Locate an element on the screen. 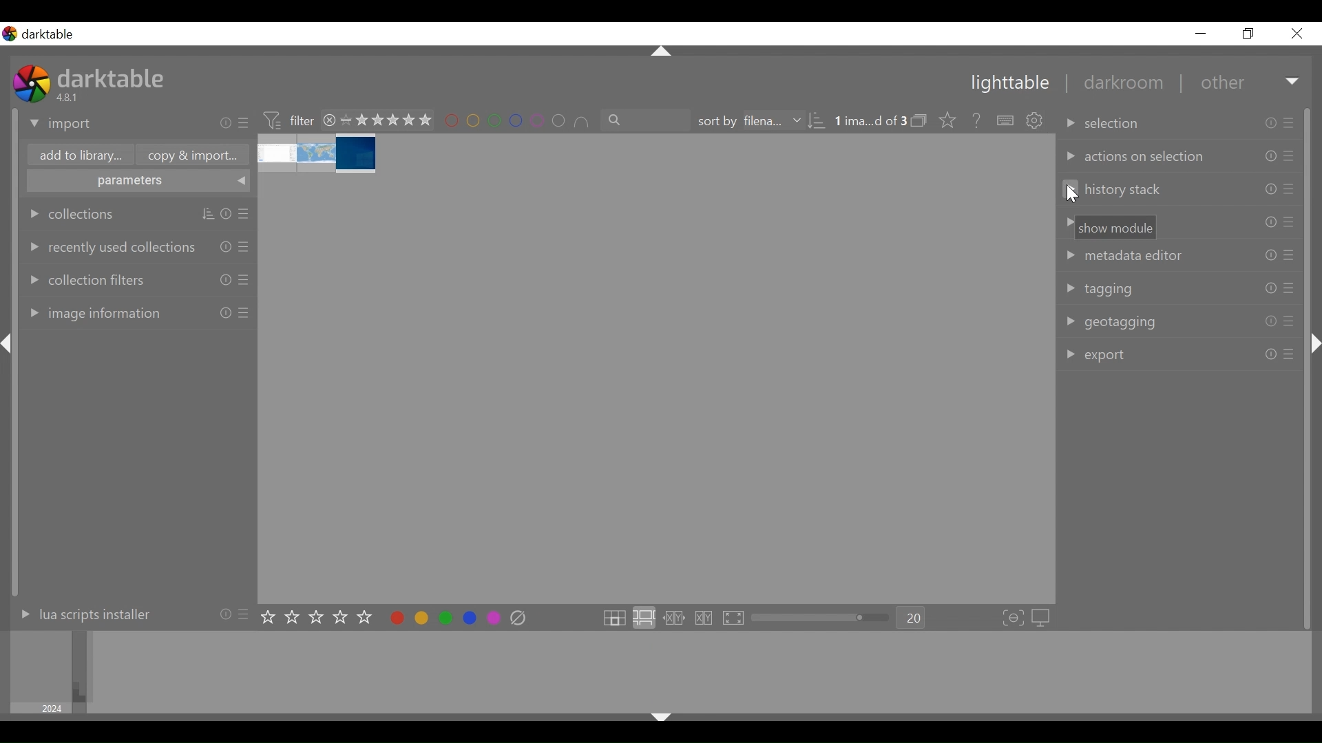 The image size is (1322, 743). filter is located at coordinates (288, 119).